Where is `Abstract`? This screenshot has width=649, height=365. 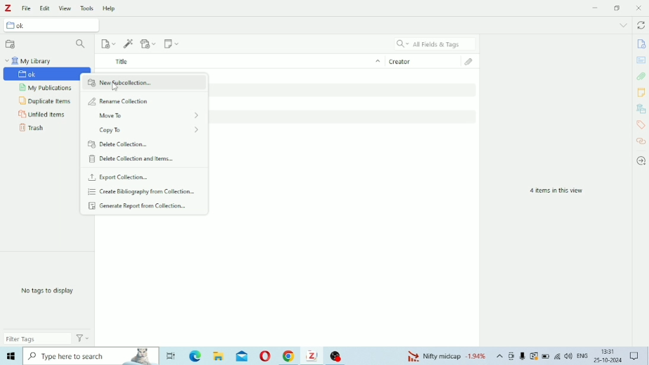
Abstract is located at coordinates (641, 60).